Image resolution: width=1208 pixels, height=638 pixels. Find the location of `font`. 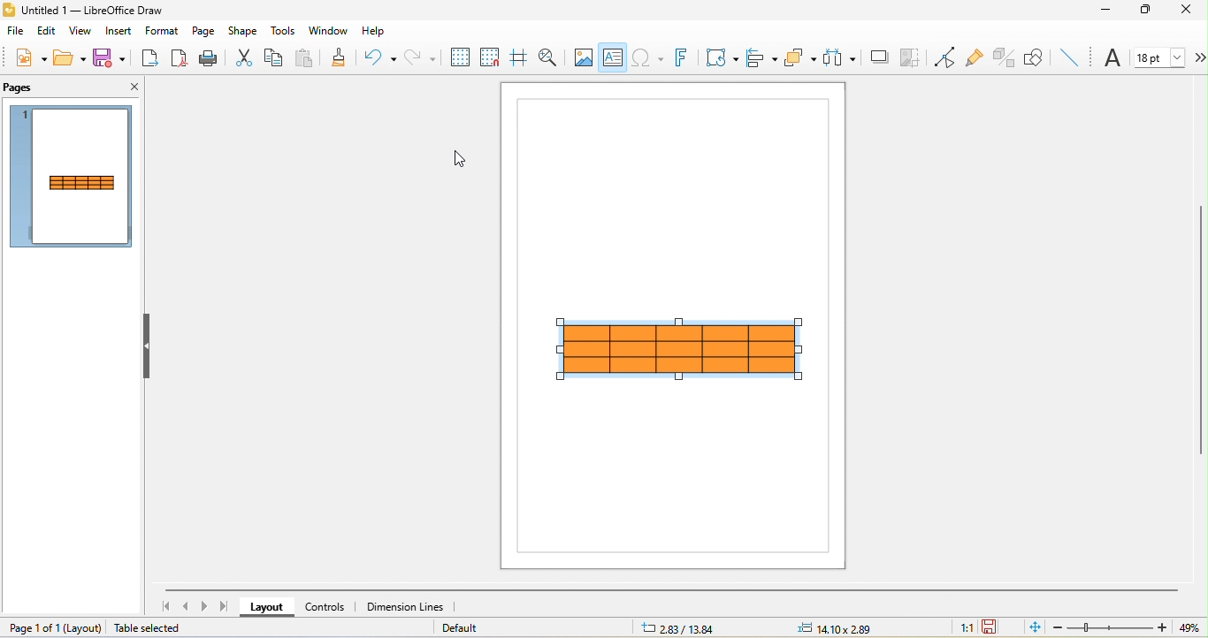

font is located at coordinates (1112, 59).